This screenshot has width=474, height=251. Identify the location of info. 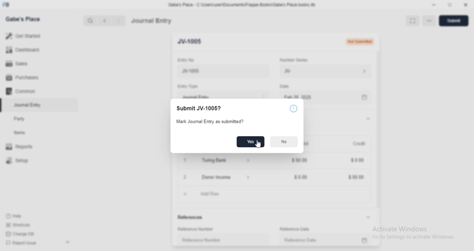
(293, 108).